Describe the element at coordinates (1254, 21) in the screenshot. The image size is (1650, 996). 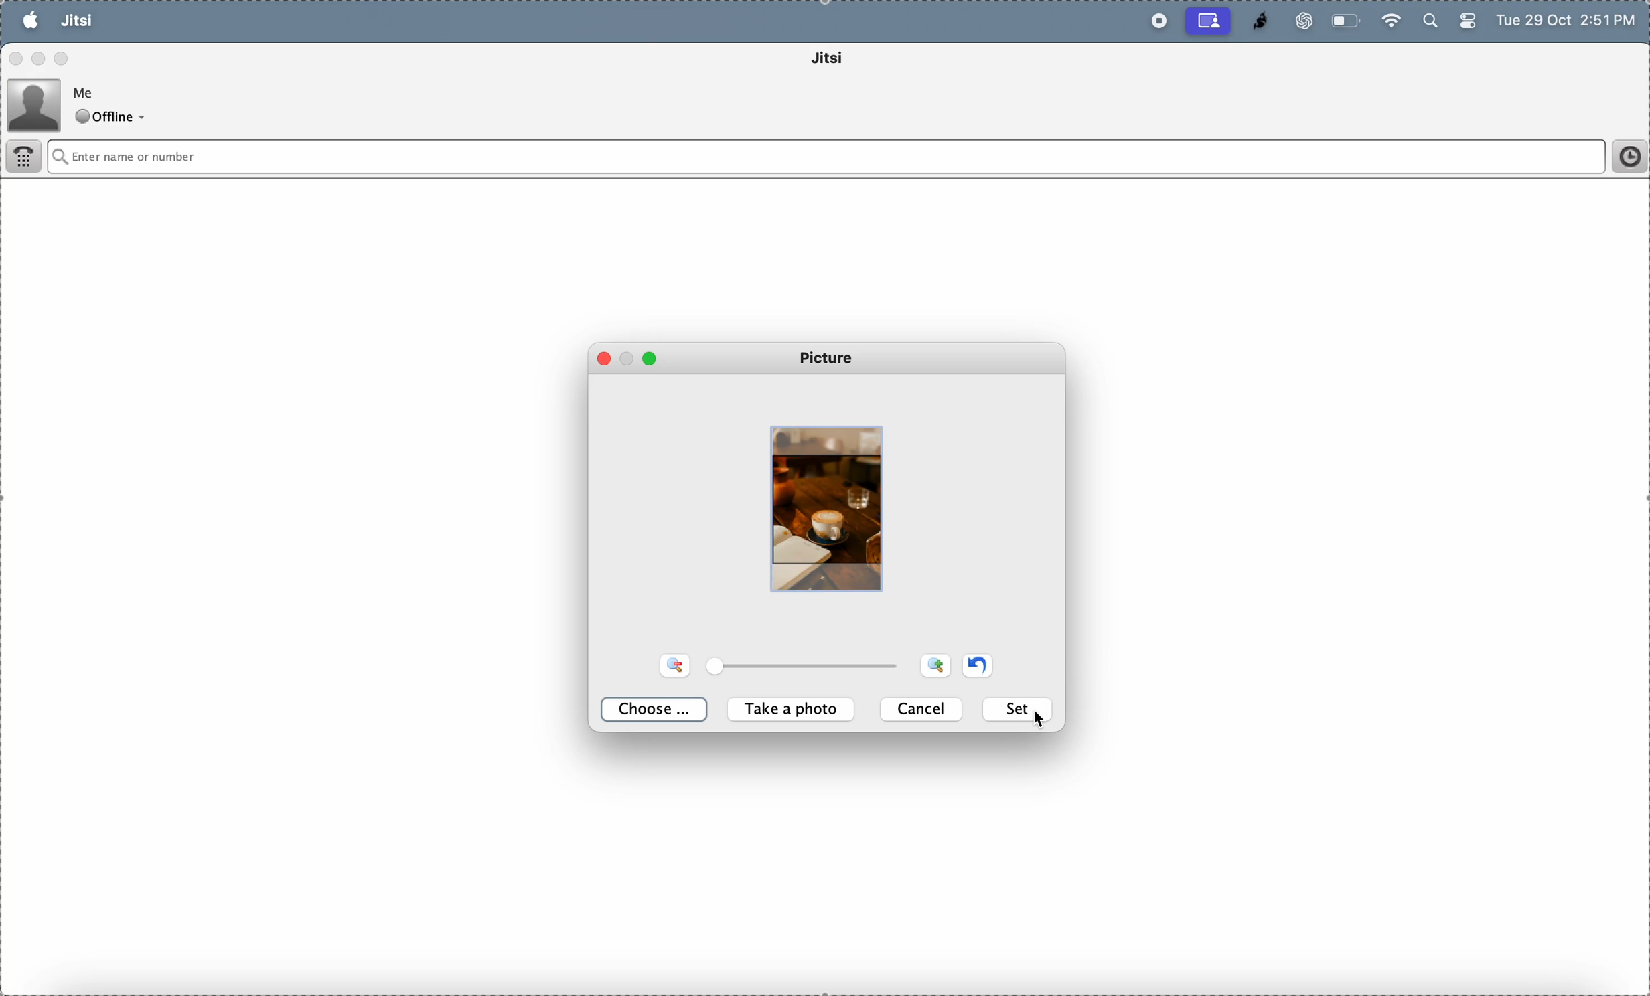
I see `jitsi` at that location.